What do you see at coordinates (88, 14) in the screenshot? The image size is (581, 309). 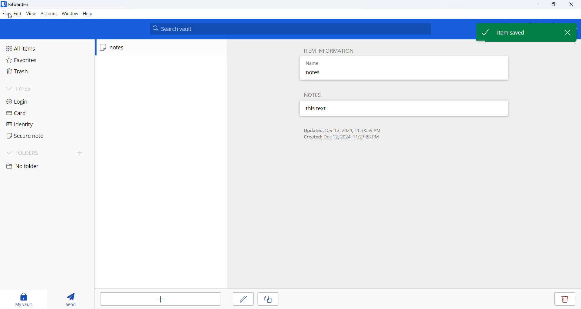 I see `help` at bounding box center [88, 14].